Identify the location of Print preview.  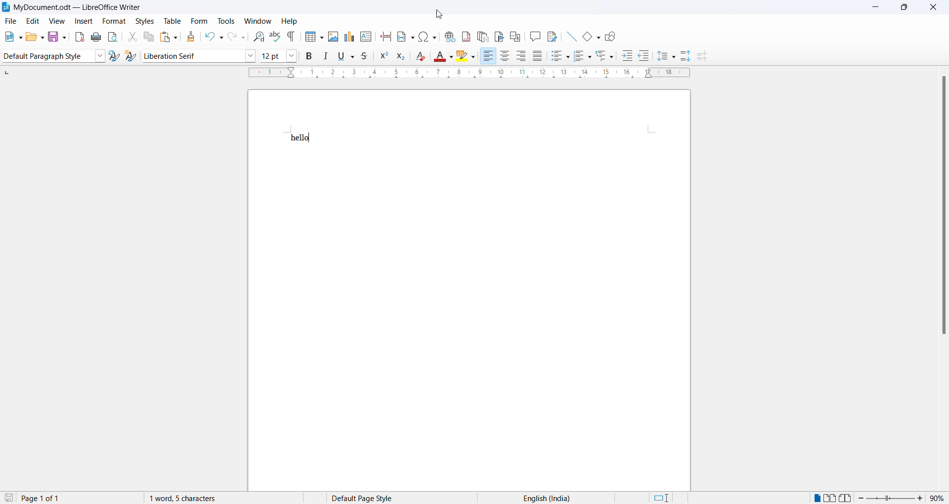
(113, 38).